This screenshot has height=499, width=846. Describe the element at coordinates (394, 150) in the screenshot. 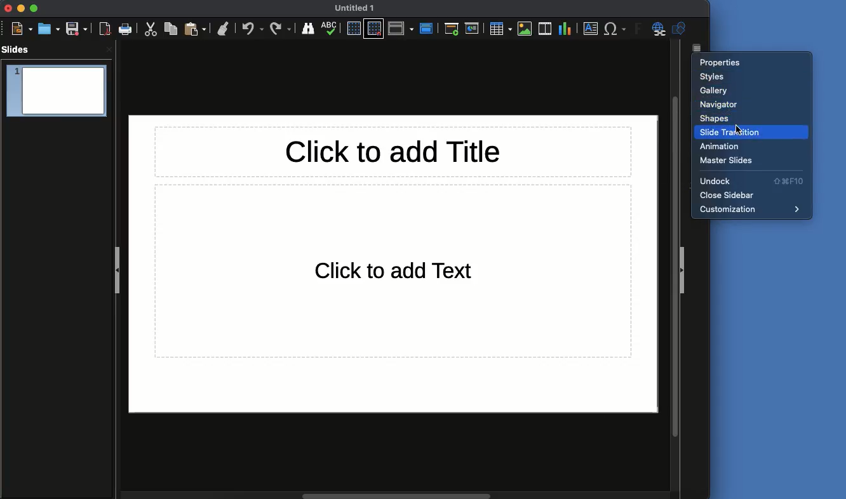

I see `Title` at that location.